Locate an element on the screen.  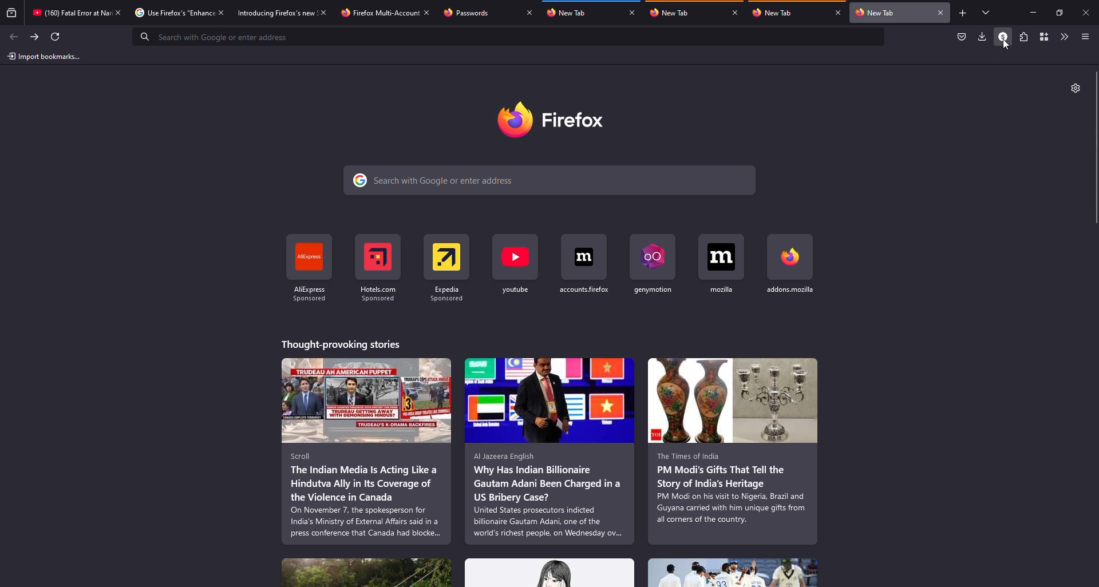
maximize is located at coordinates (1060, 12).